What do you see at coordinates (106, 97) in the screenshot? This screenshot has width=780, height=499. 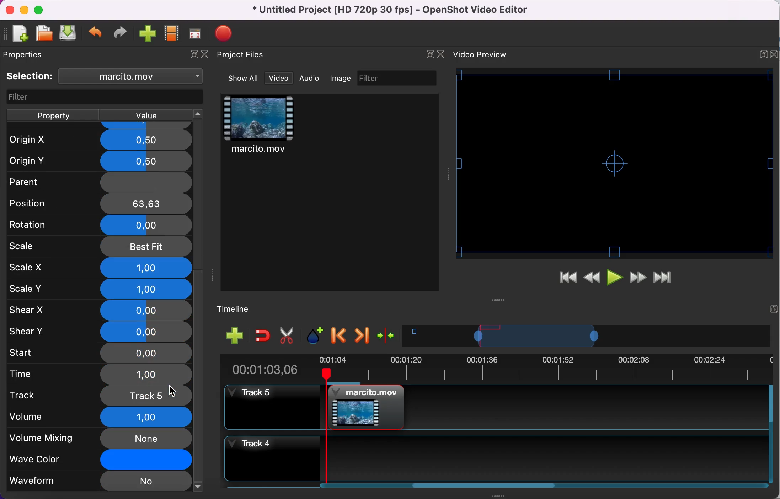 I see `filter` at bounding box center [106, 97].